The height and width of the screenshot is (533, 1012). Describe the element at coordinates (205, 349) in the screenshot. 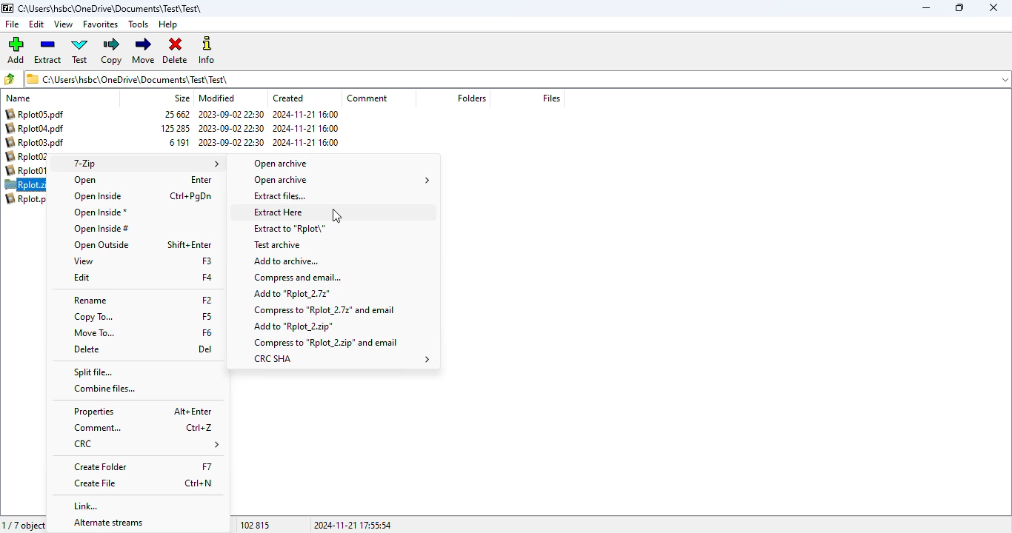

I see `Del` at that location.